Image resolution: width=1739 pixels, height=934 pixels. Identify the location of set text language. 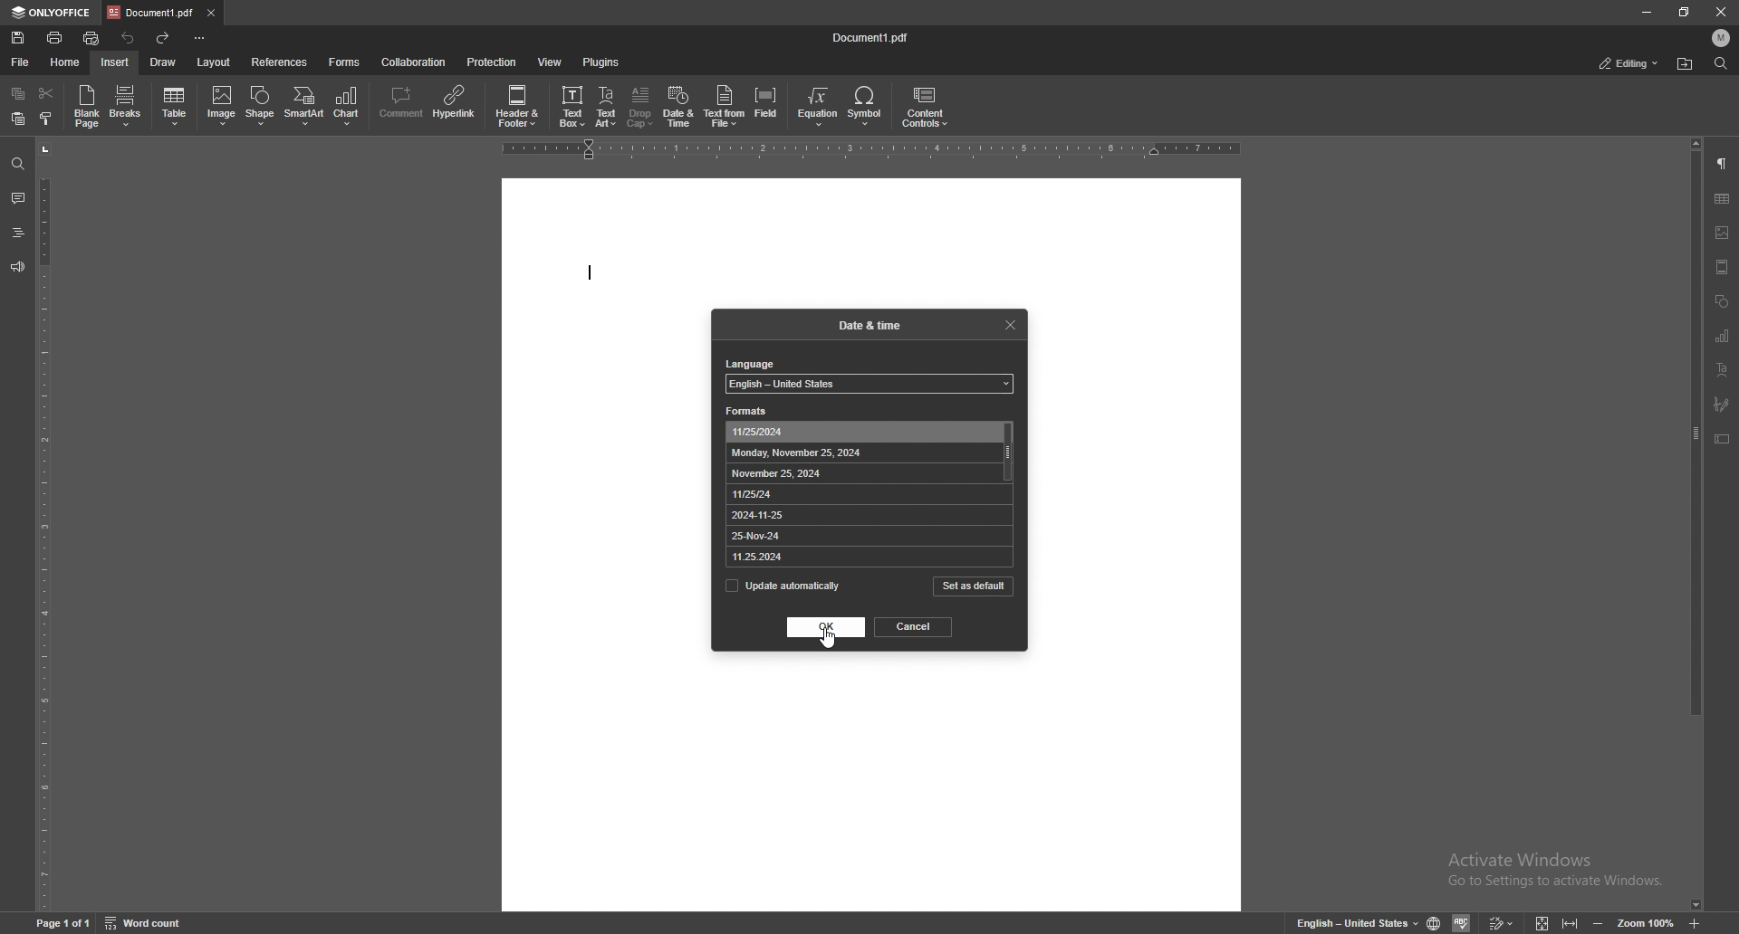
(1354, 922).